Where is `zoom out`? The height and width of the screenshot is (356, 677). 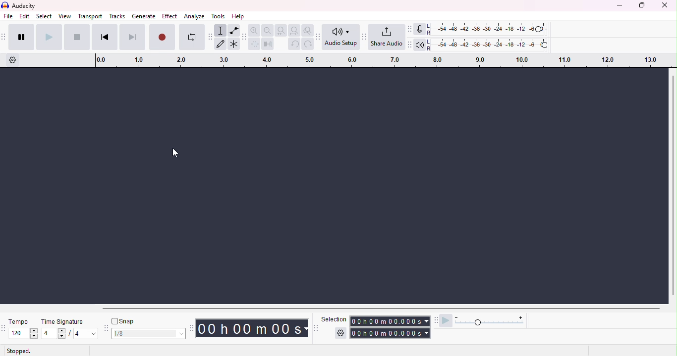 zoom out is located at coordinates (269, 31).